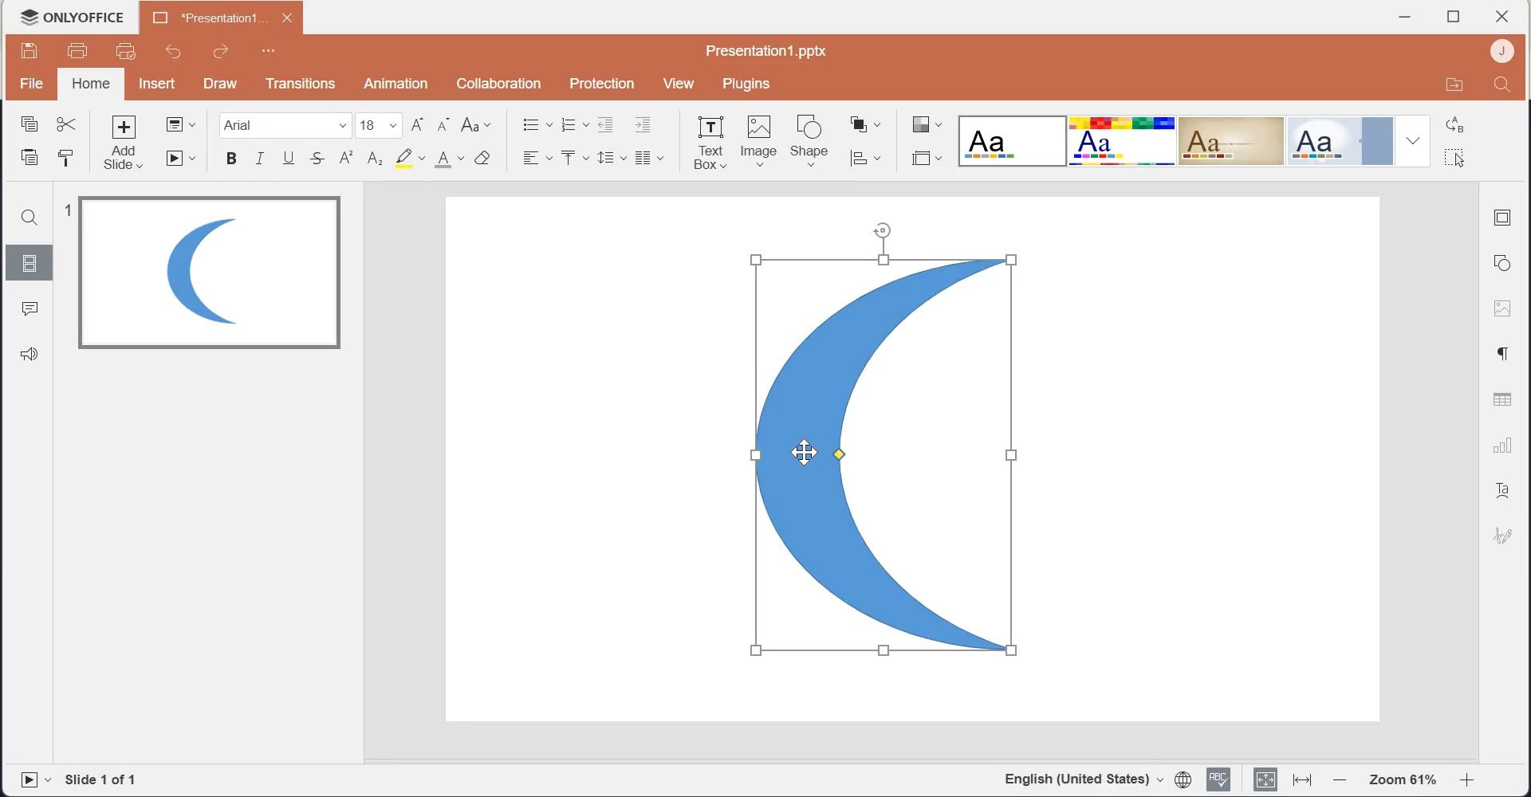 Image resolution: width=1531 pixels, height=797 pixels. What do you see at coordinates (318, 158) in the screenshot?
I see `Strike through` at bounding box center [318, 158].